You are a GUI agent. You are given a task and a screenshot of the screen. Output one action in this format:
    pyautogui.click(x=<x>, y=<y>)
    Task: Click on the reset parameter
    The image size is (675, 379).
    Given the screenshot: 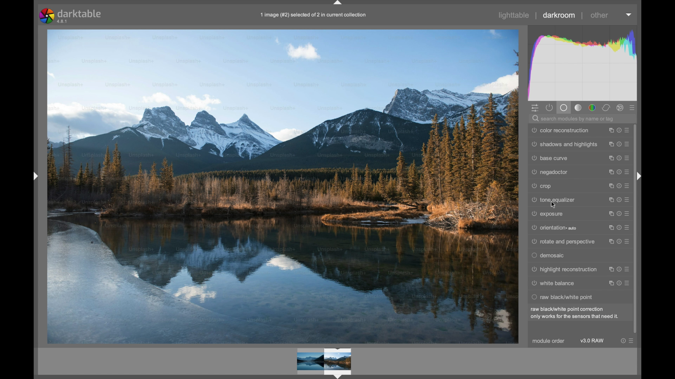 What is the action you would take?
    pyautogui.click(x=620, y=241)
    